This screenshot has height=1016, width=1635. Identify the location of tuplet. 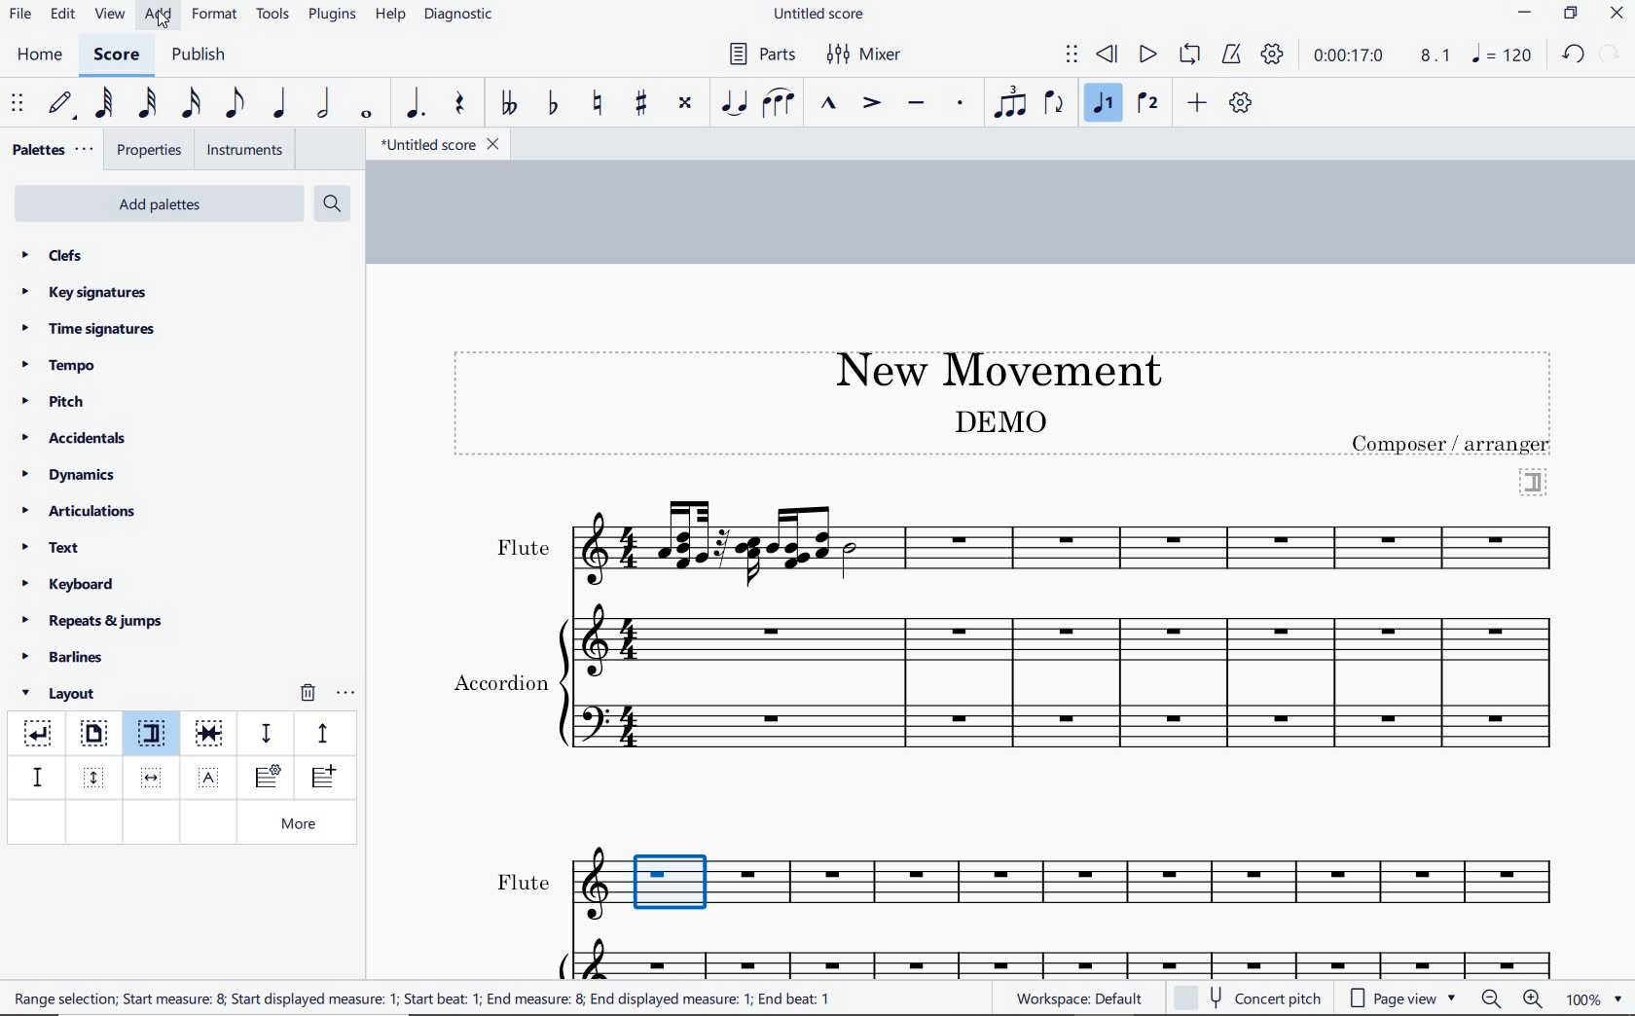
(1006, 102).